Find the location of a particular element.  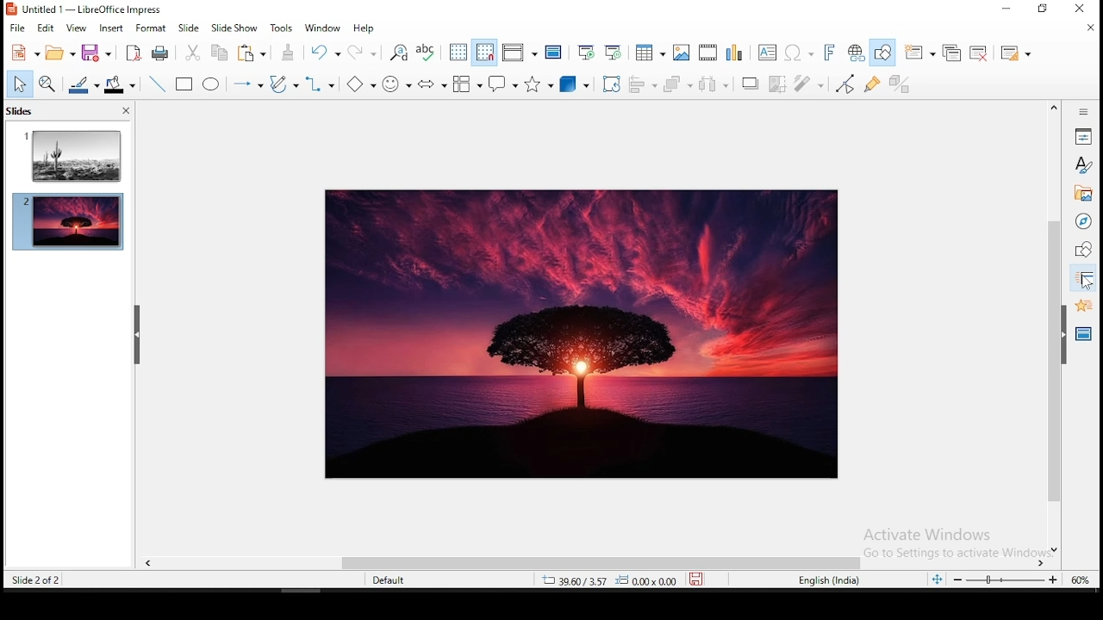

animation is located at coordinates (1081, 306).